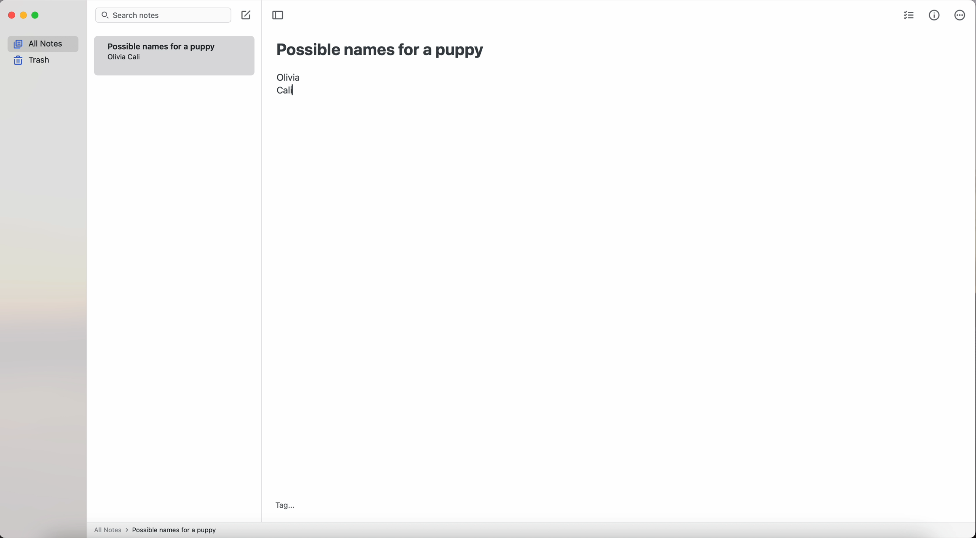  What do you see at coordinates (245, 16) in the screenshot?
I see `create note` at bounding box center [245, 16].